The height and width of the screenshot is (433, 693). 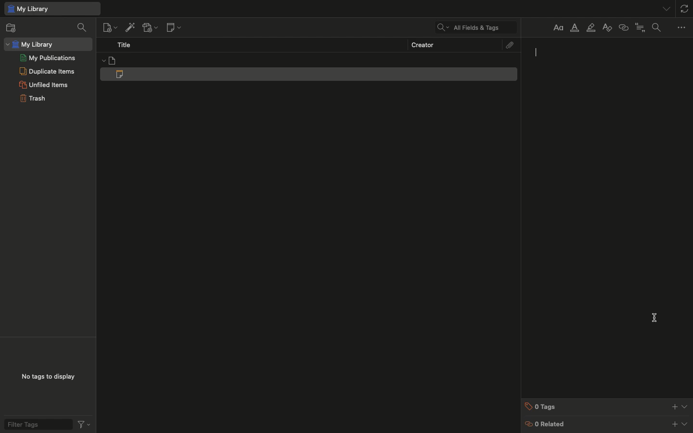 I want to click on Note in progress, so click(x=311, y=74).